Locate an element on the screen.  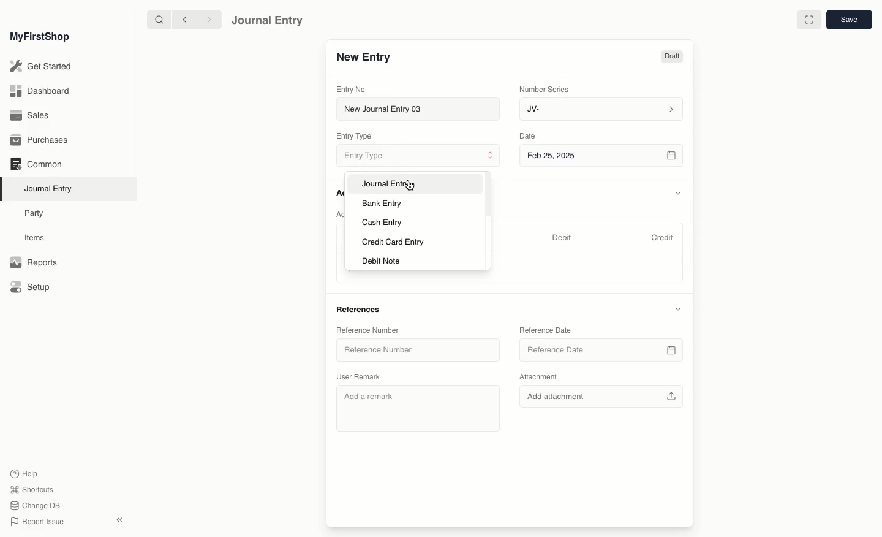
Purchases is located at coordinates (42, 140).